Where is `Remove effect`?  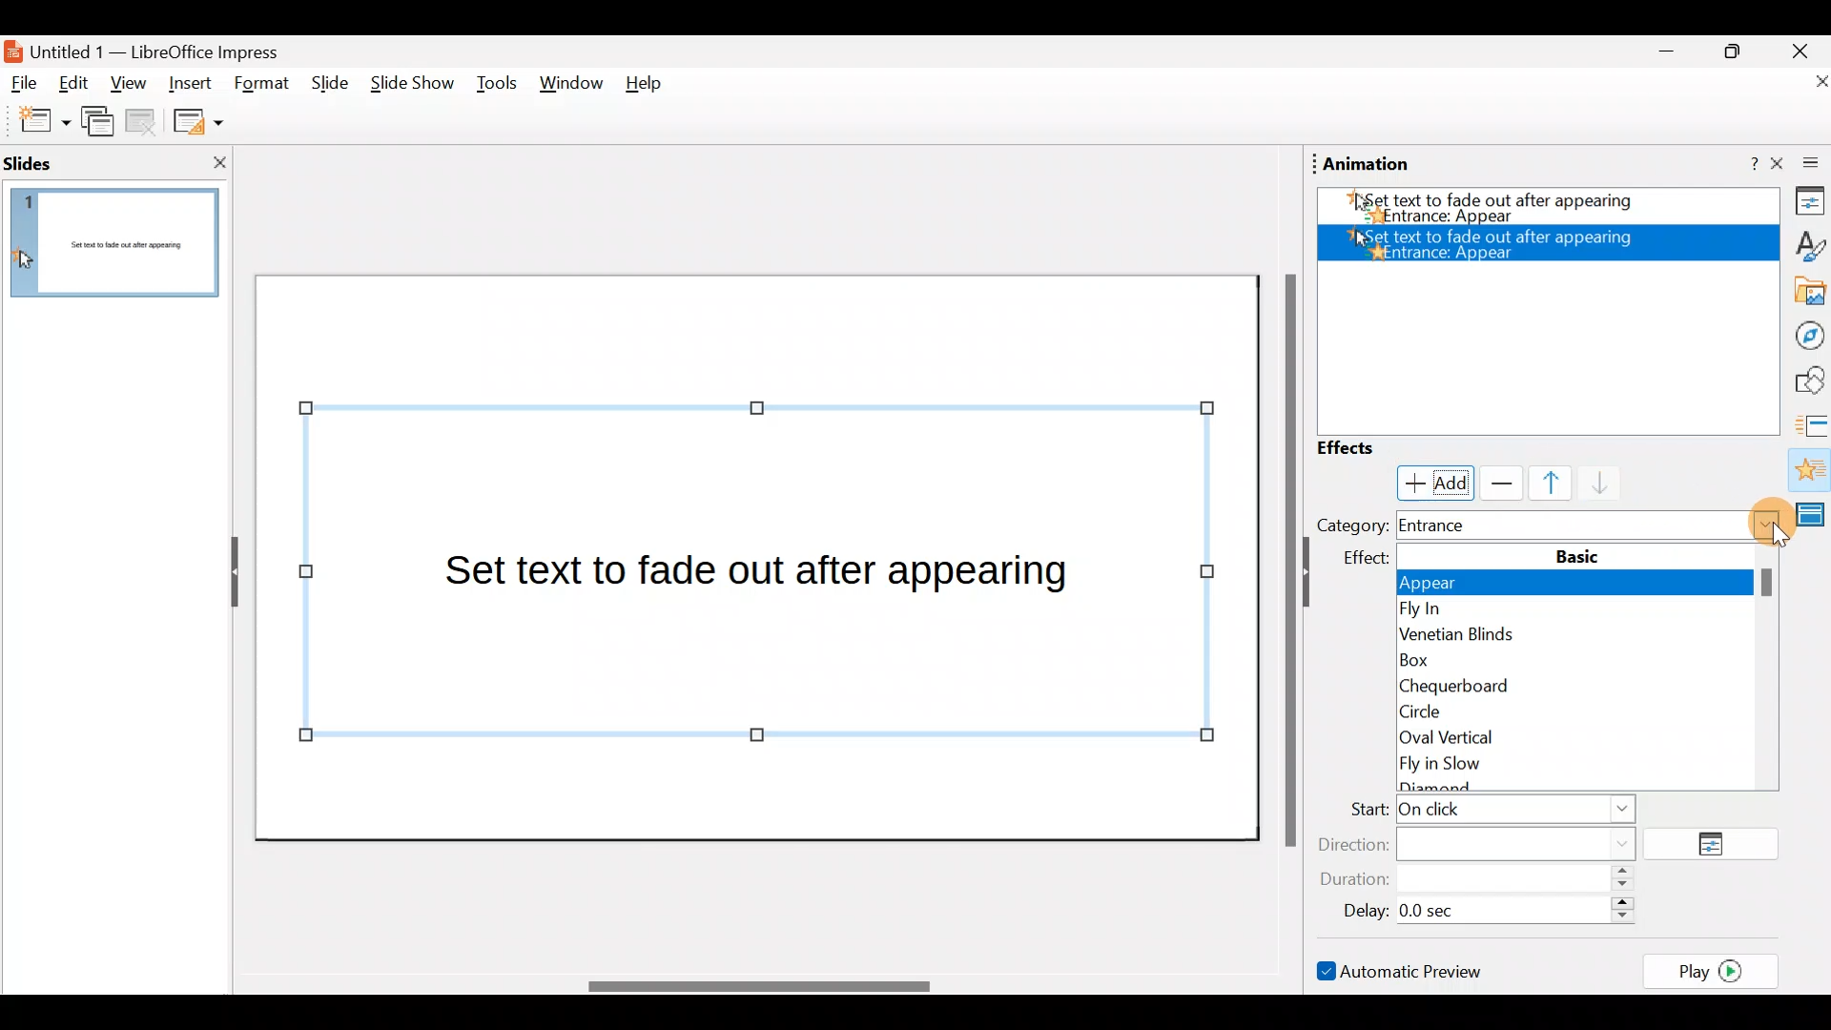 Remove effect is located at coordinates (1497, 483).